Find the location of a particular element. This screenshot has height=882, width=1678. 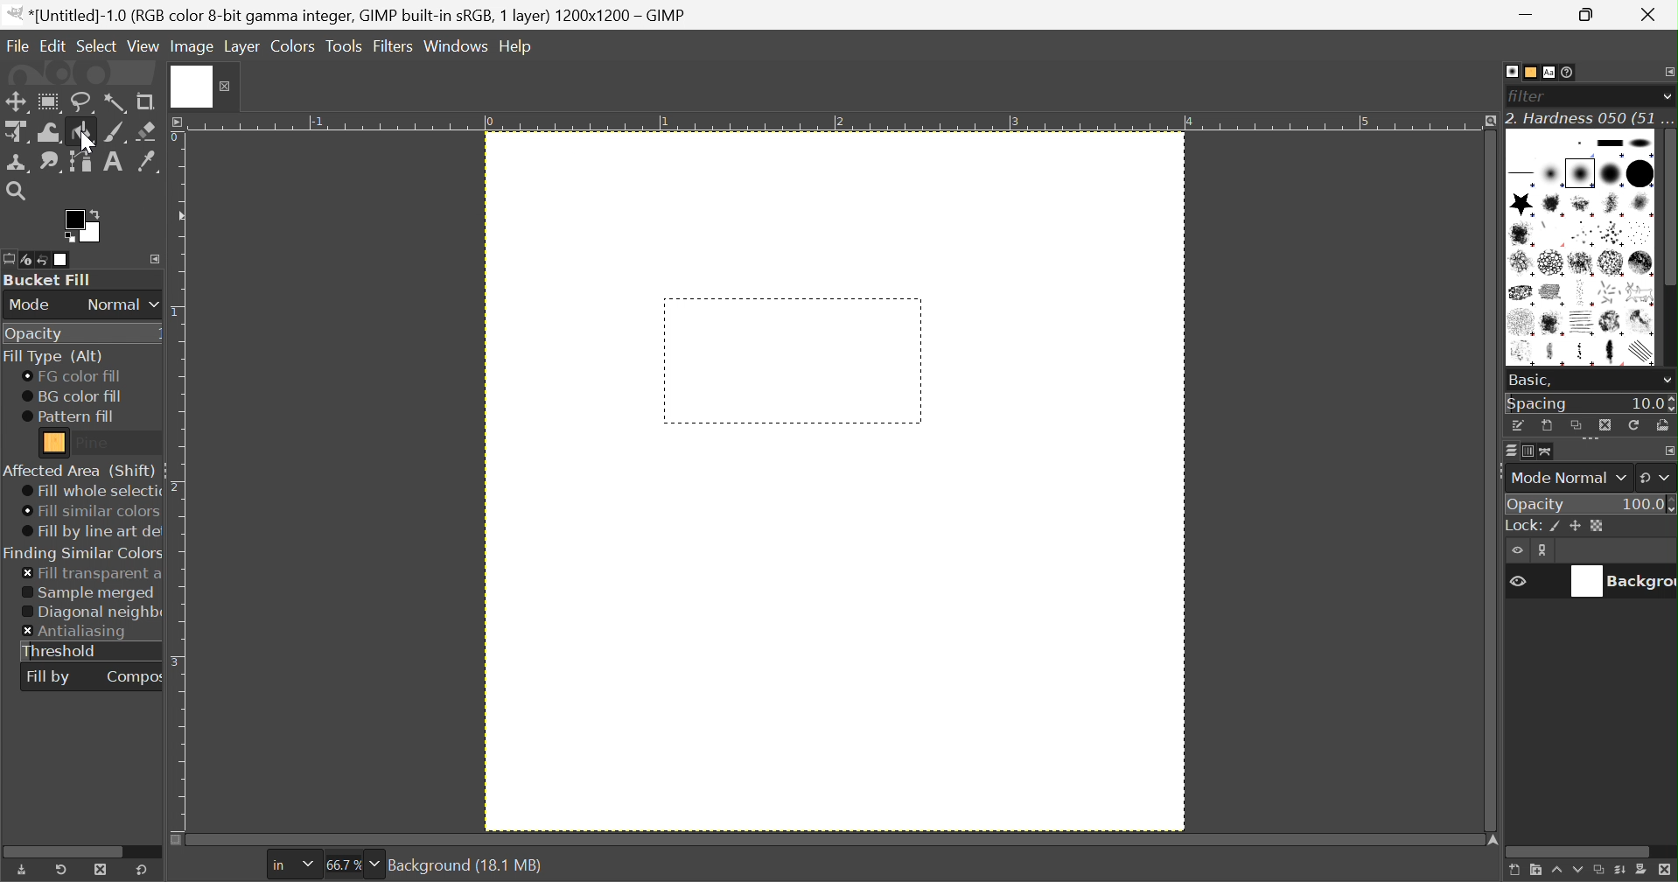

Restore Tool Preset is located at coordinates (60, 870).